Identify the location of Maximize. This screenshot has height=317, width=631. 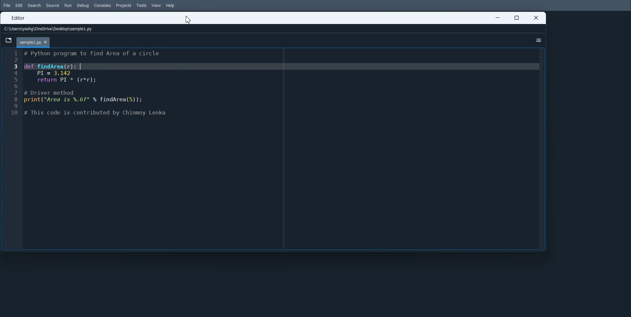
(517, 18).